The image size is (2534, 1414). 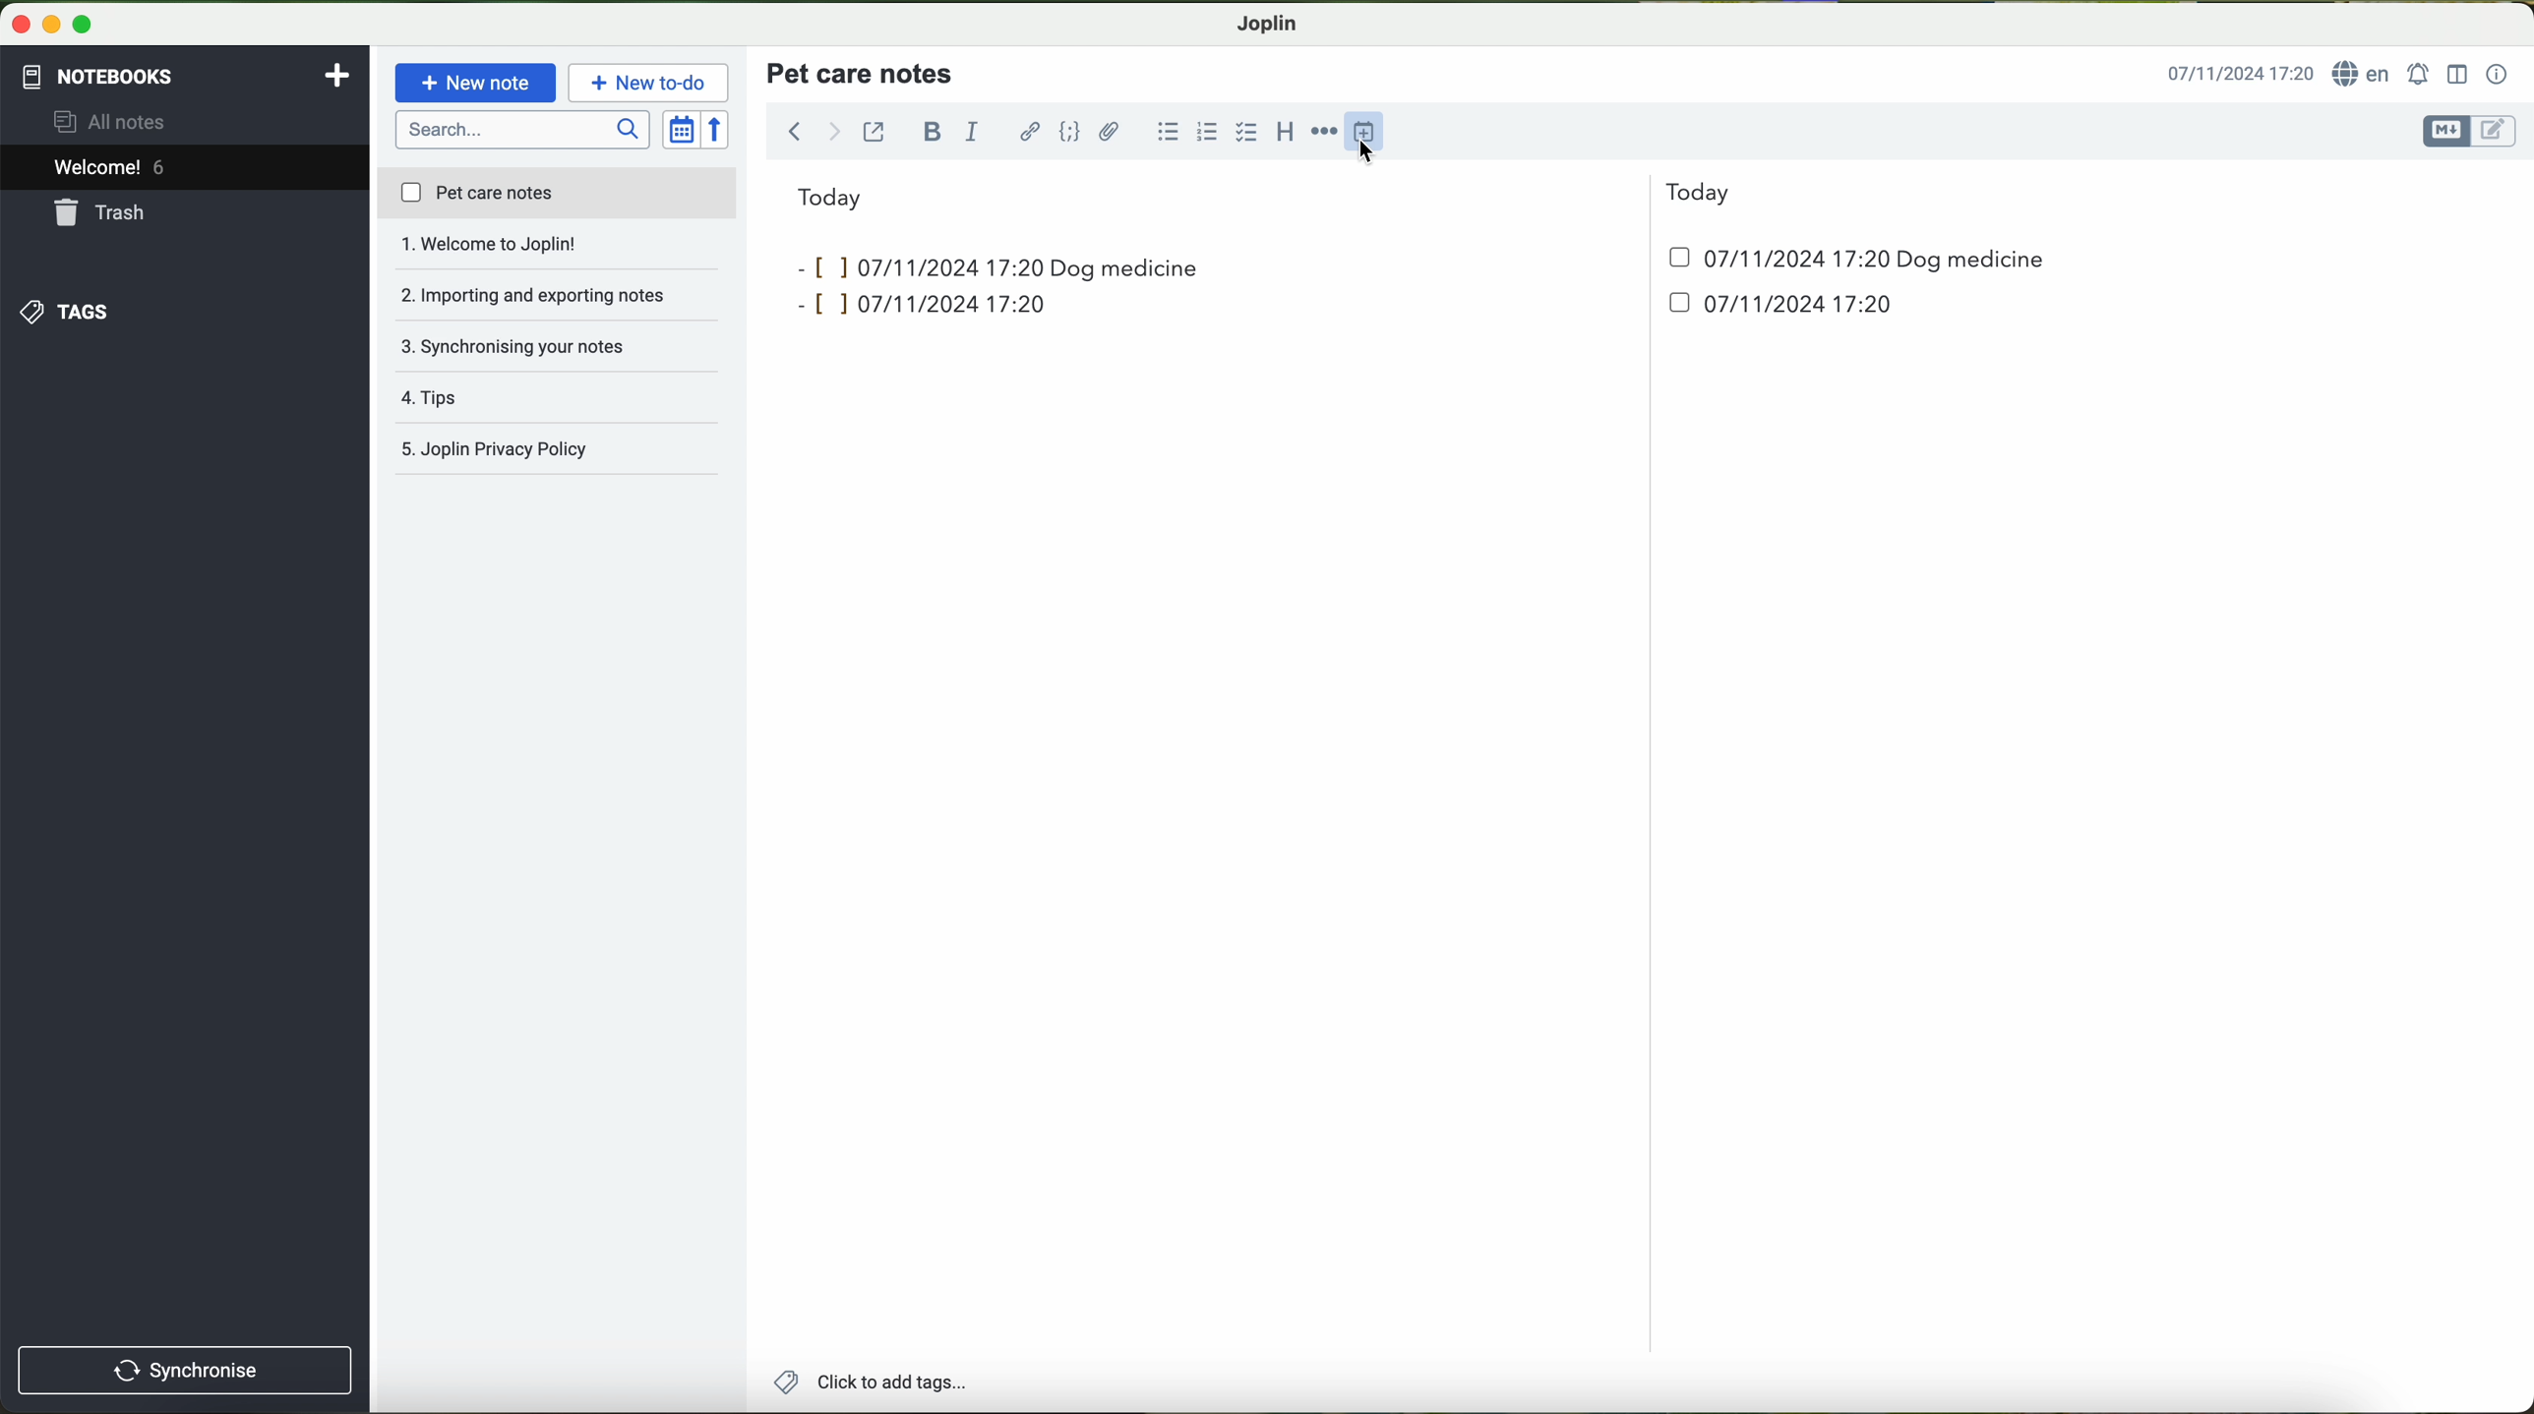 What do you see at coordinates (1165, 132) in the screenshot?
I see `bulleted list` at bounding box center [1165, 132].